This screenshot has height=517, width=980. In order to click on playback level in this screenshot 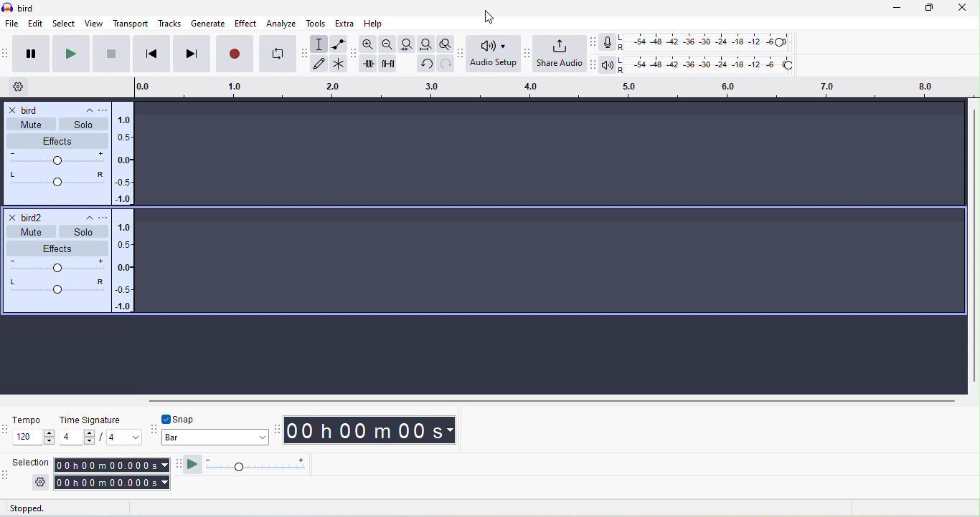, I will do `click(710, 65)`.